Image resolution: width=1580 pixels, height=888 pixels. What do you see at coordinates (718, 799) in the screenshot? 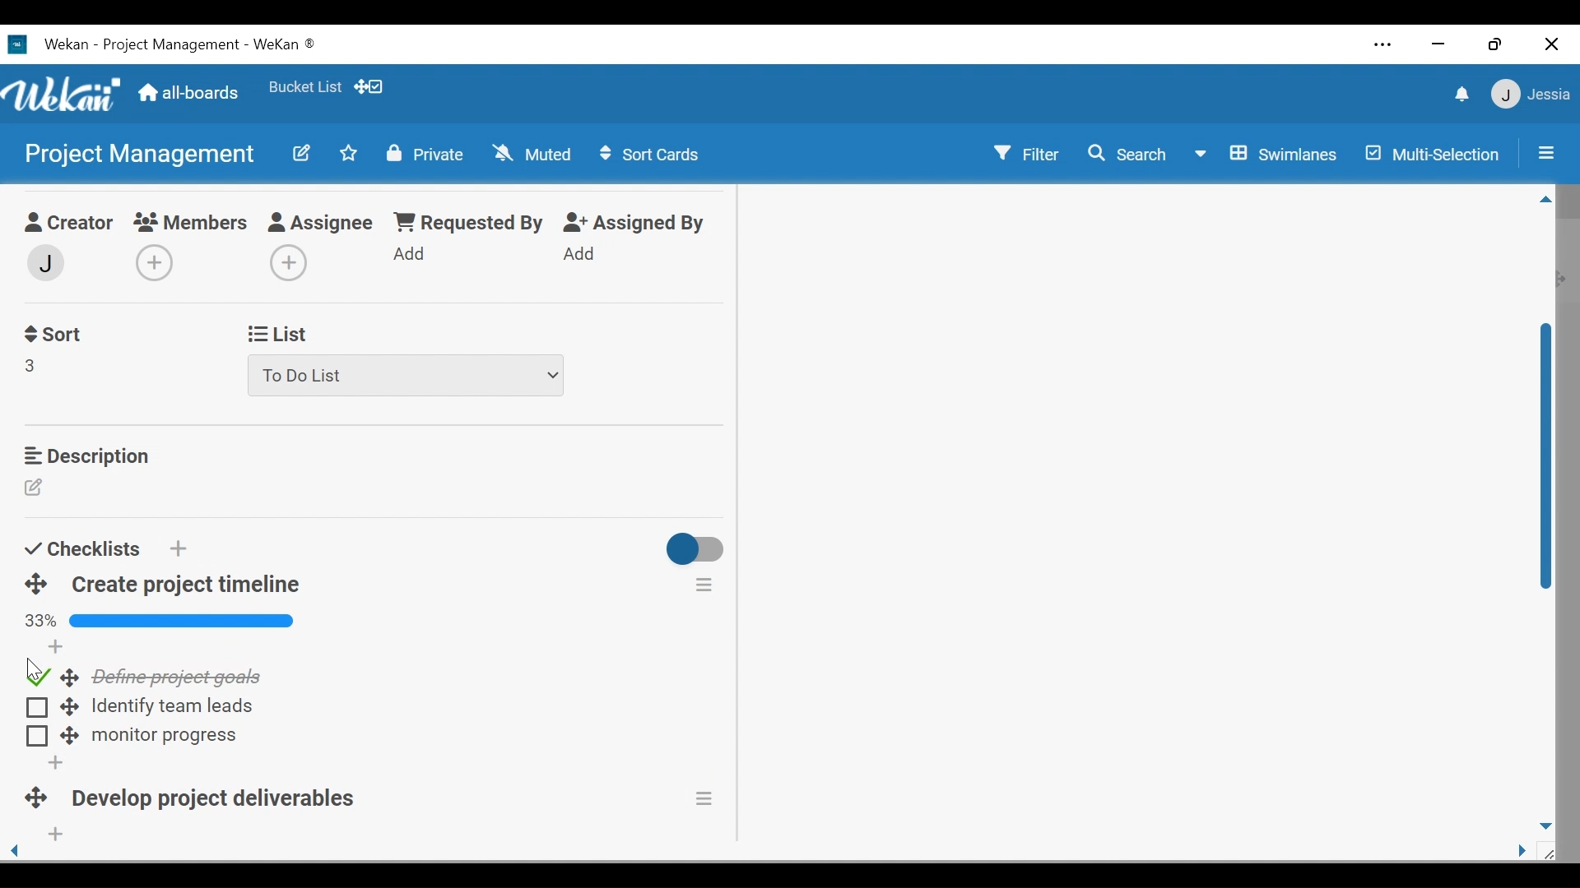
I see `checklist actions` at bounding box center [718, 799].